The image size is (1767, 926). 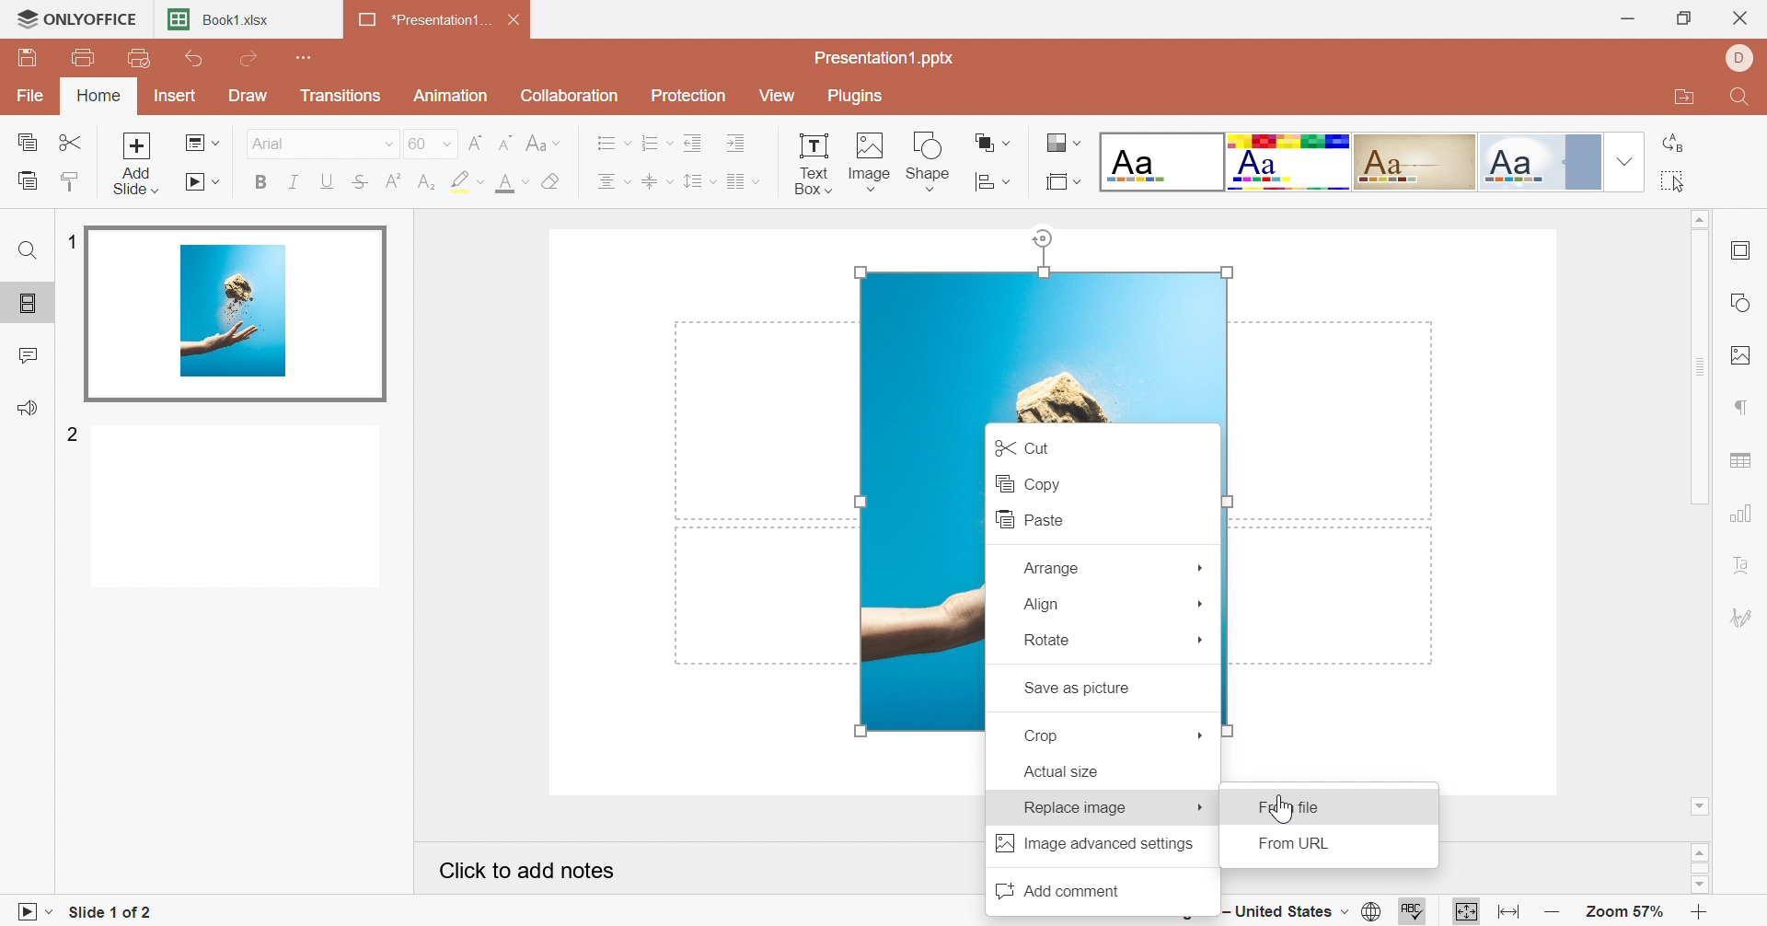 What do you see at coordinates (700, 181) in the screenshot?
I see `Line spacing` at bounding box center [700, 181].